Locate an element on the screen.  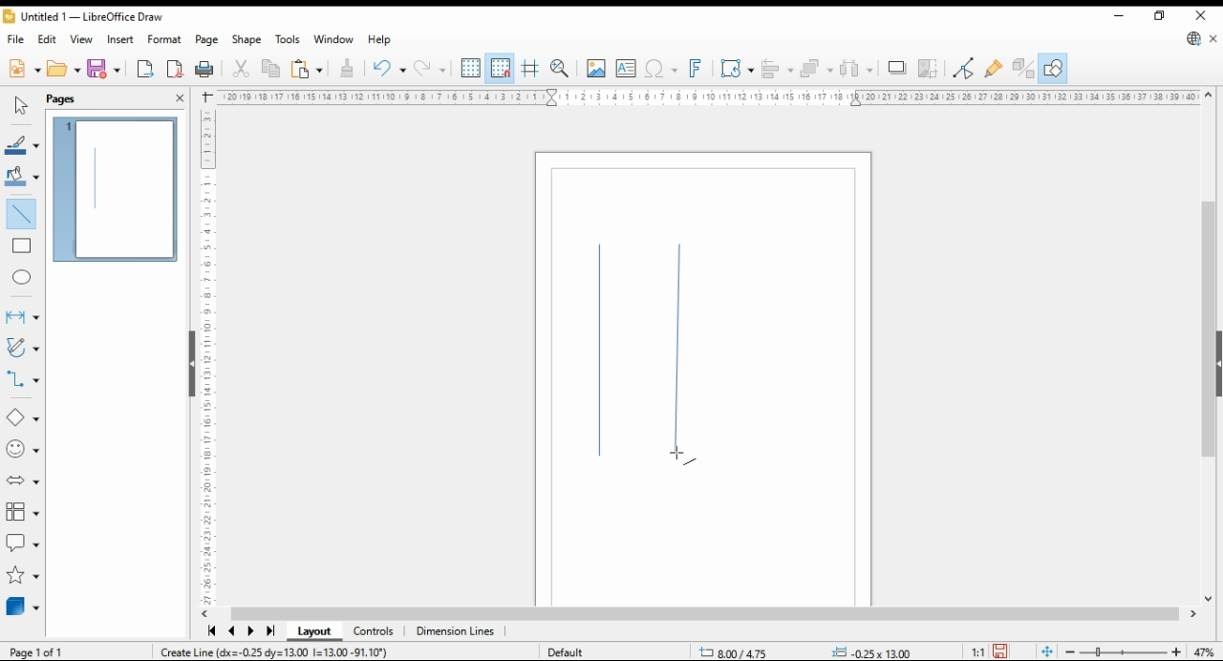
previous page is located at coordinates (233, 632).